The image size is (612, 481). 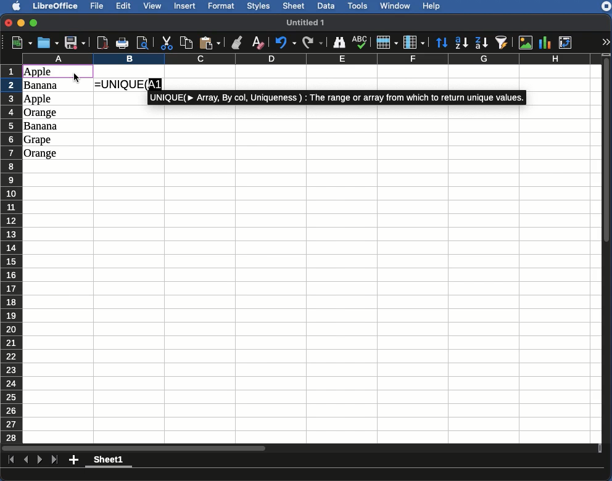 I want to click on Spell check, so click(x=360, y=43).